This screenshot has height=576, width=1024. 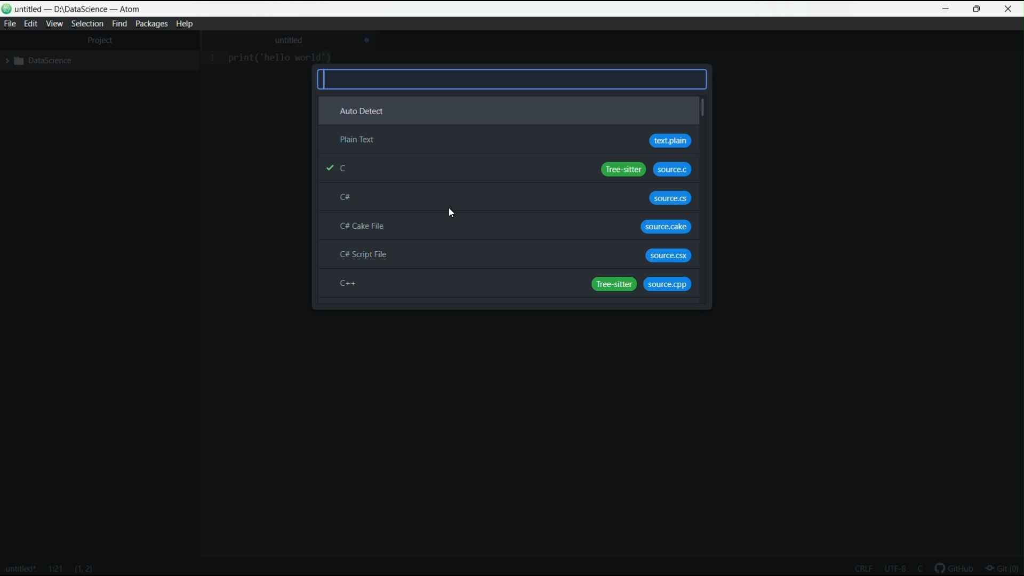 I want to click on text plain, so click(x=670, y=141).